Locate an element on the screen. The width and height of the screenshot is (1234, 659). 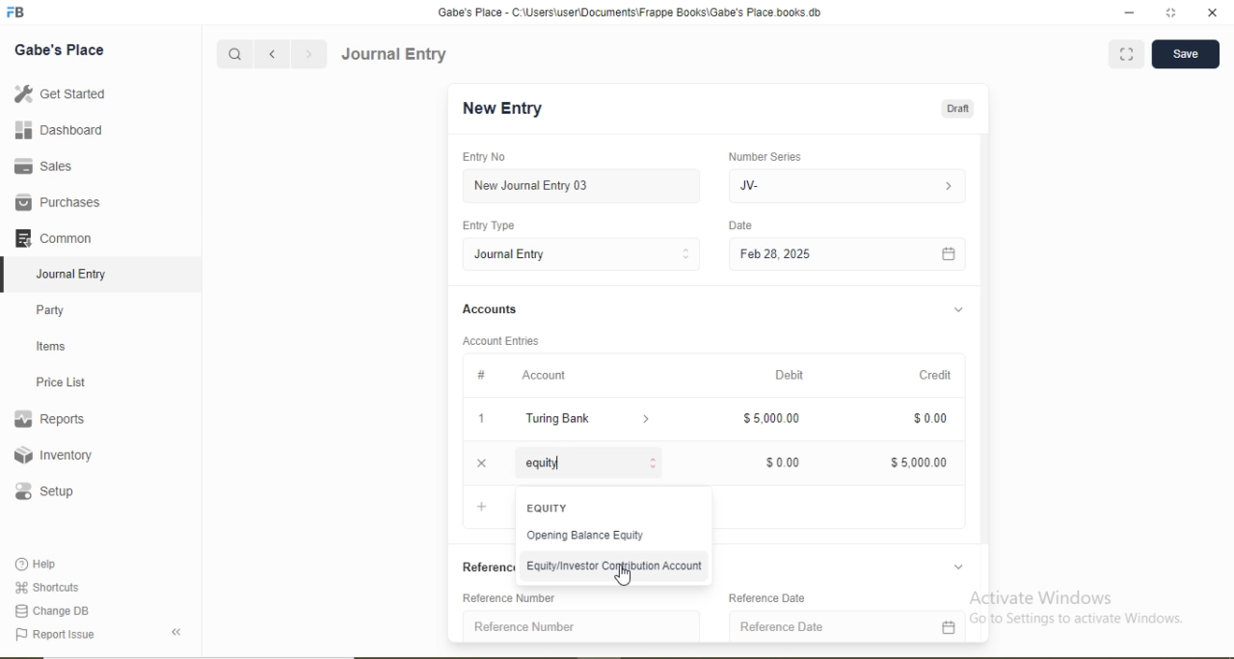
Add is located at coordinates (482, 507).